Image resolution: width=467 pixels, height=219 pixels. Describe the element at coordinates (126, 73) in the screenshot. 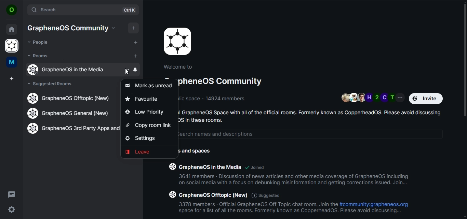

I see `cursor` at that location.